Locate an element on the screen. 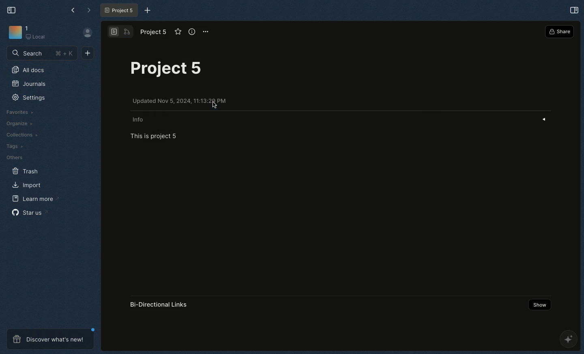 The width and height of the screenshot is (584, 354). Project 5 is located at coordinates (154, 32).